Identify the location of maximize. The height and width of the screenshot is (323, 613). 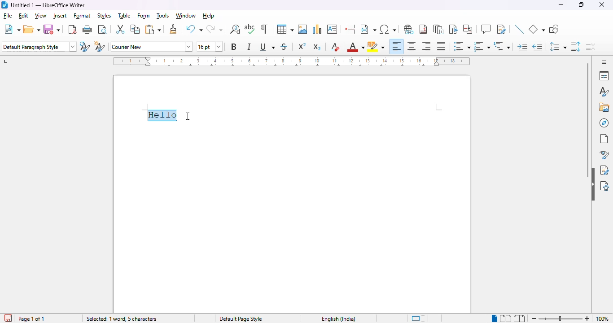
(581, 4).